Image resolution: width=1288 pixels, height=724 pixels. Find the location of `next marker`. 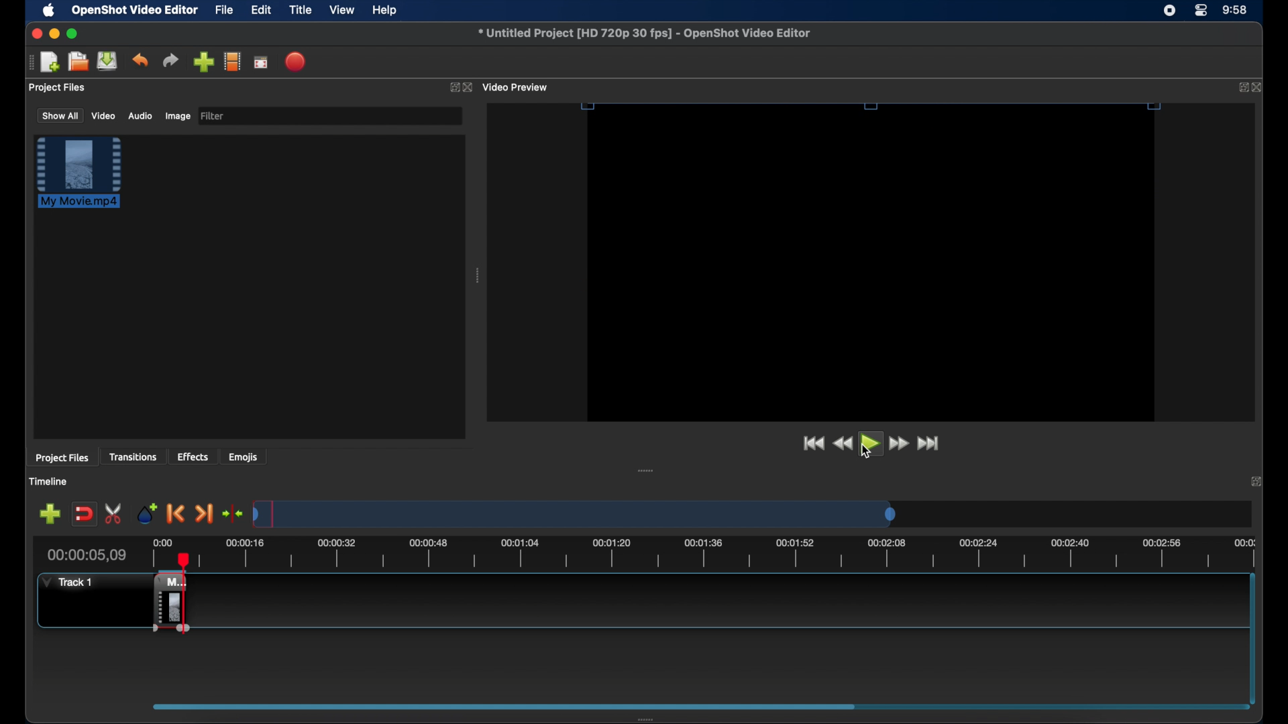

next marker is located at coordinates (204, 515).